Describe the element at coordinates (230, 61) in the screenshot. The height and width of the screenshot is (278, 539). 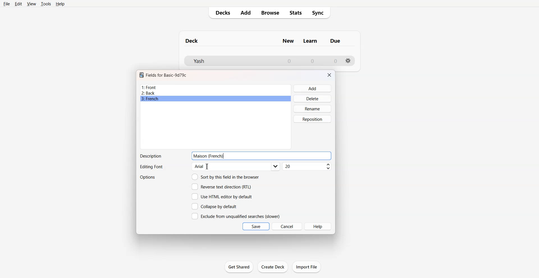
I see `Deck File` at that location.